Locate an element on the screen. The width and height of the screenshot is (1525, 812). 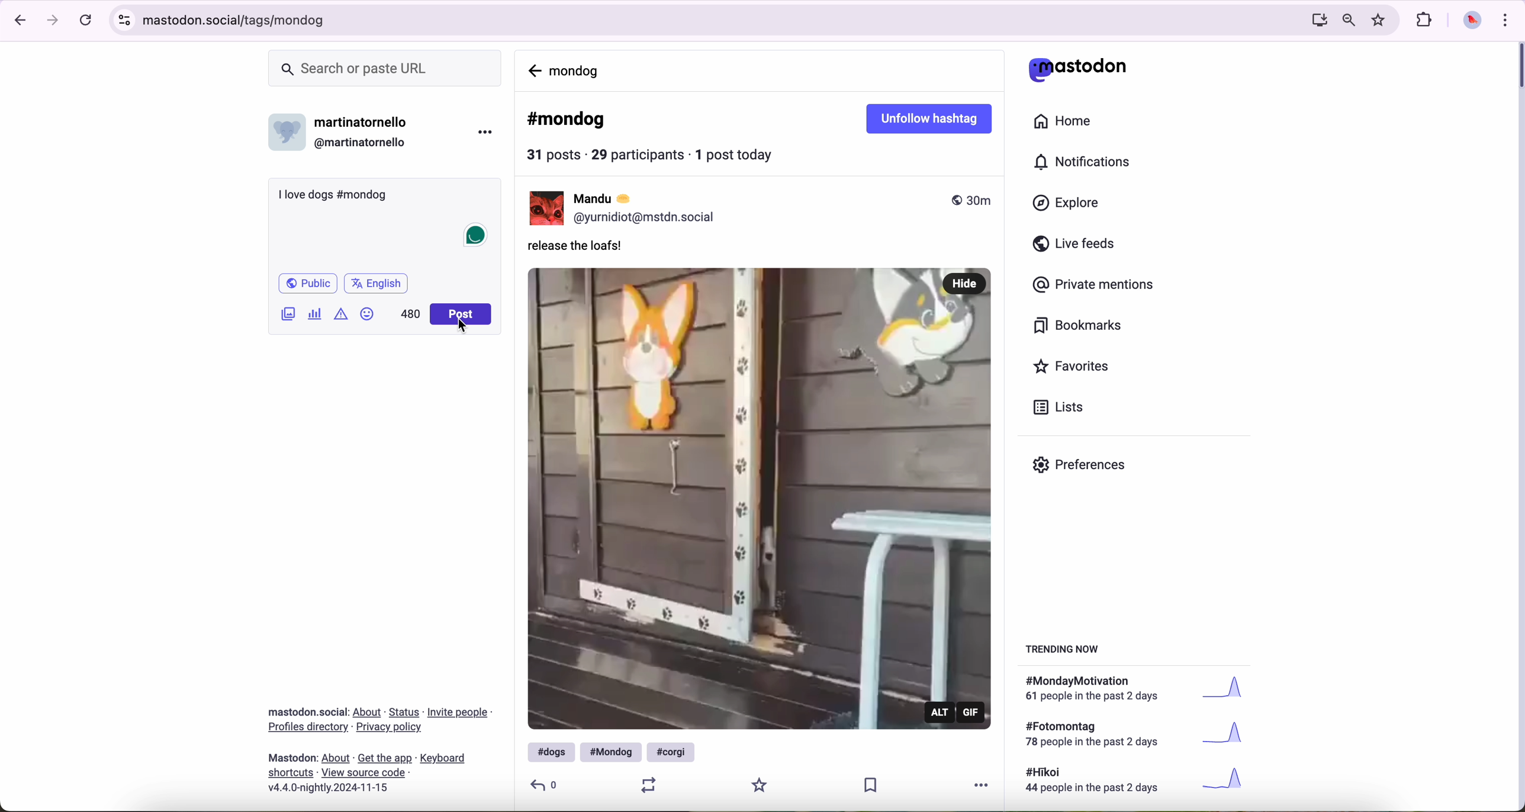
user name is located at coordinates (365, 123).